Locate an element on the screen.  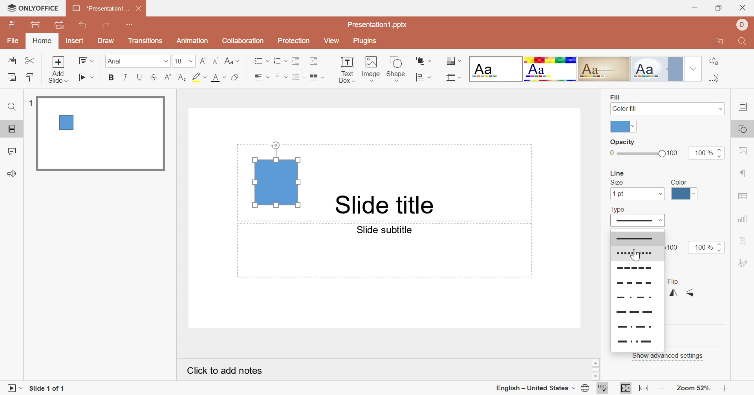
Zoom in is located at coordinates (725, 388).